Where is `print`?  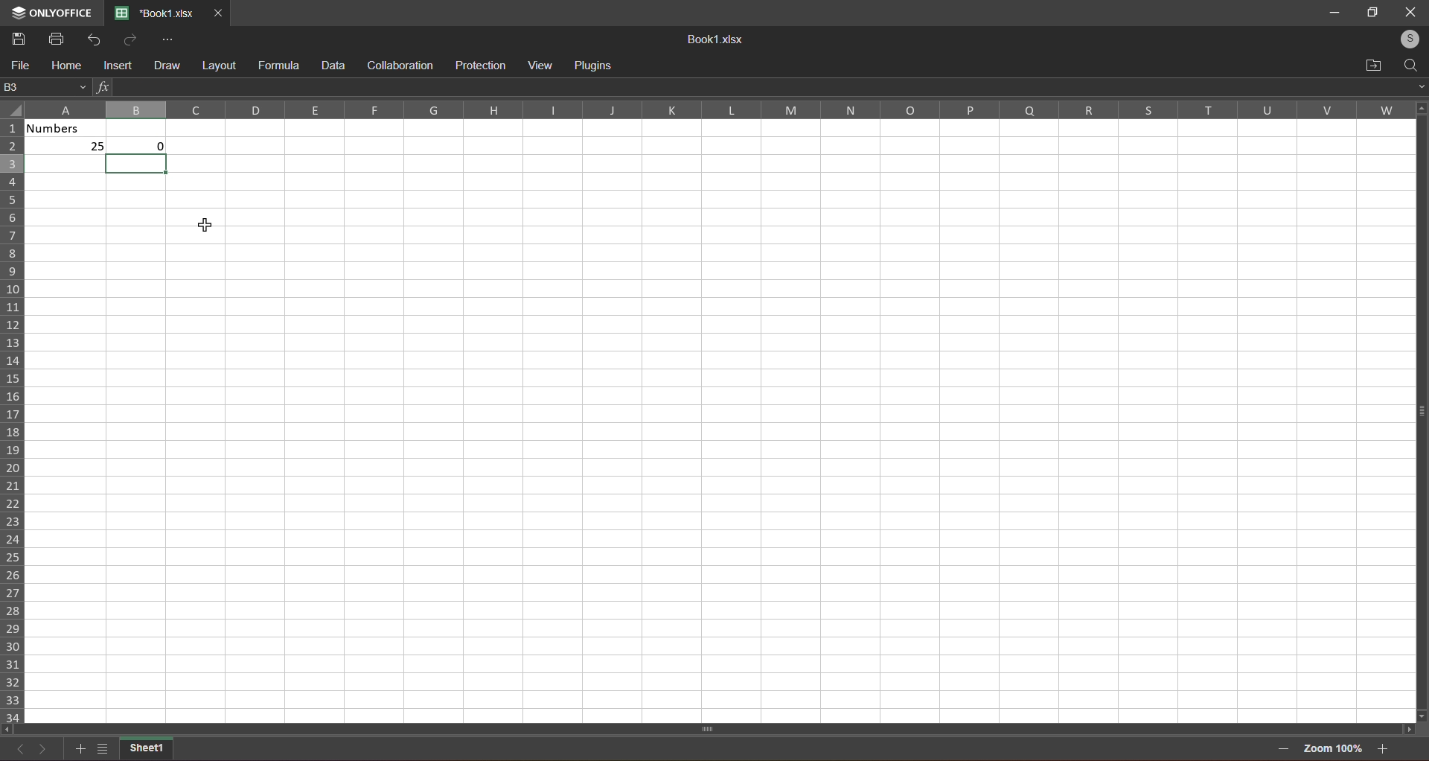
print is located at coordinates (55, 38).